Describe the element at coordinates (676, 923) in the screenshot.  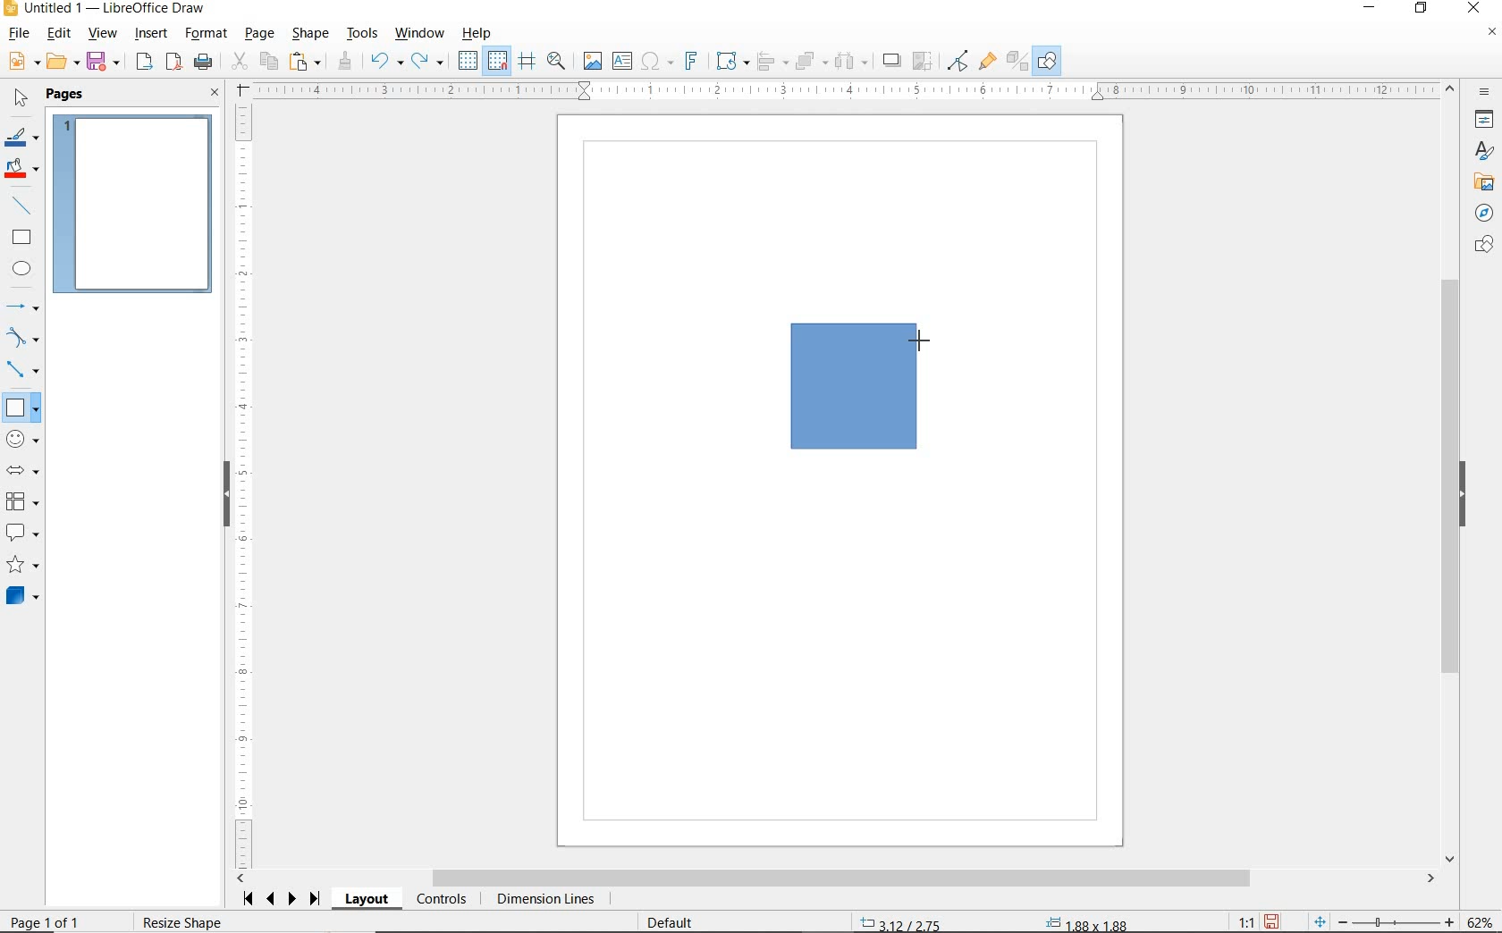
I see `DEFAULT` at that location.